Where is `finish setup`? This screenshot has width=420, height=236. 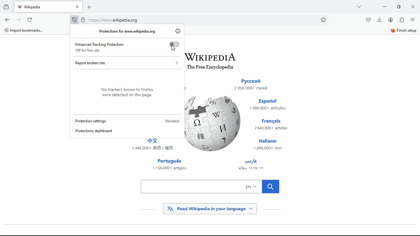
finish setup is located at coordinates (405, 30).